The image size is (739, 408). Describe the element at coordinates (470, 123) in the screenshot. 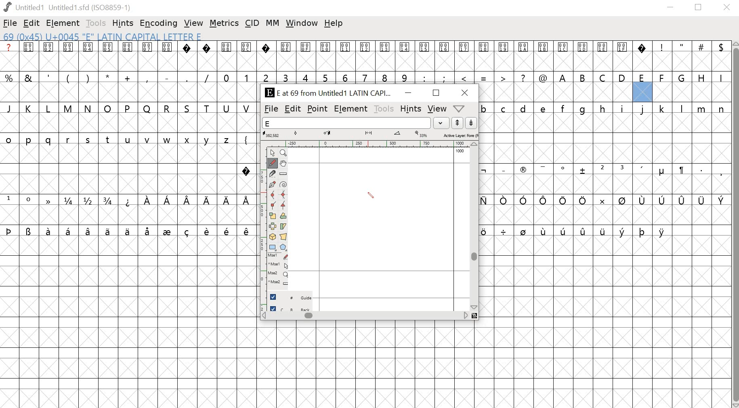

I see `down` at that location.